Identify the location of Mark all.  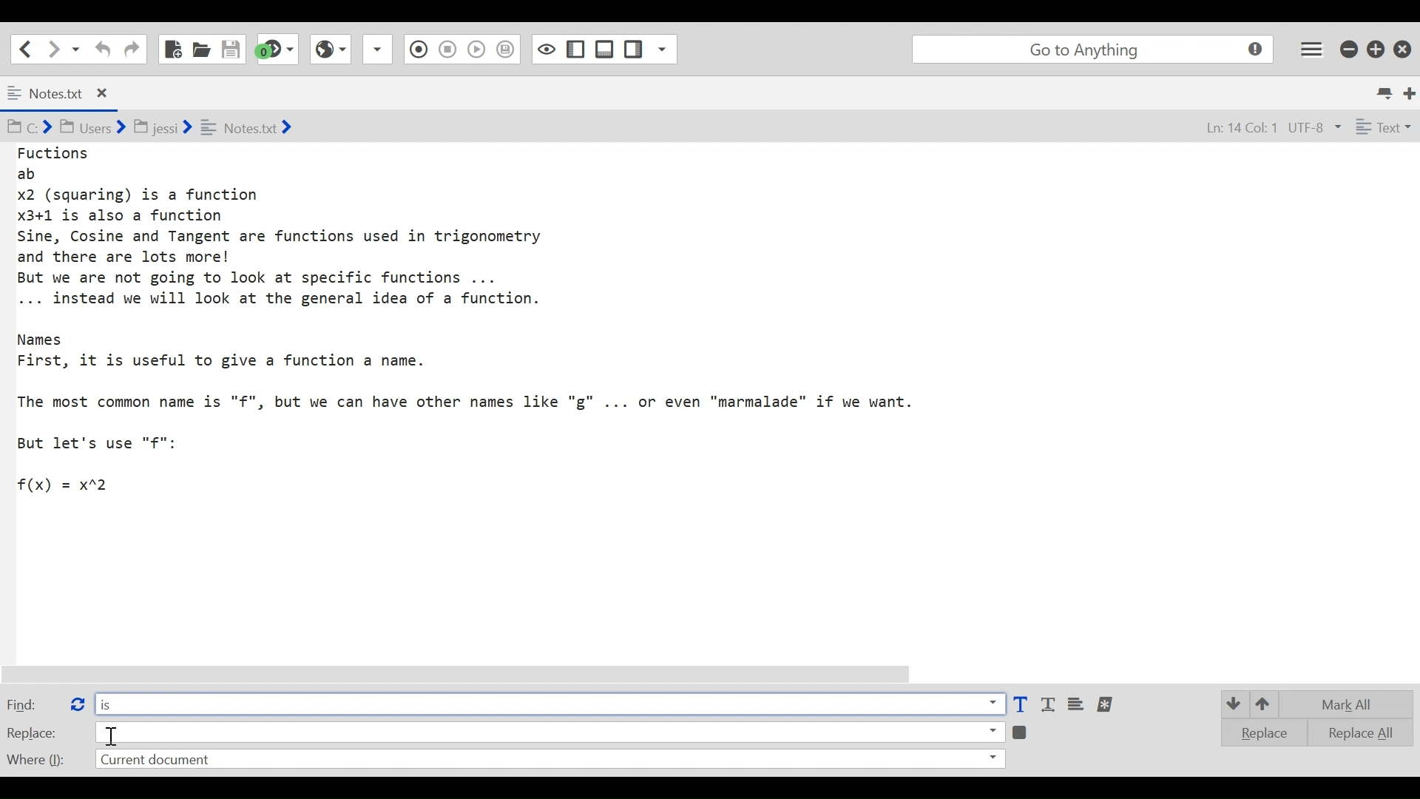
(1352, 704).